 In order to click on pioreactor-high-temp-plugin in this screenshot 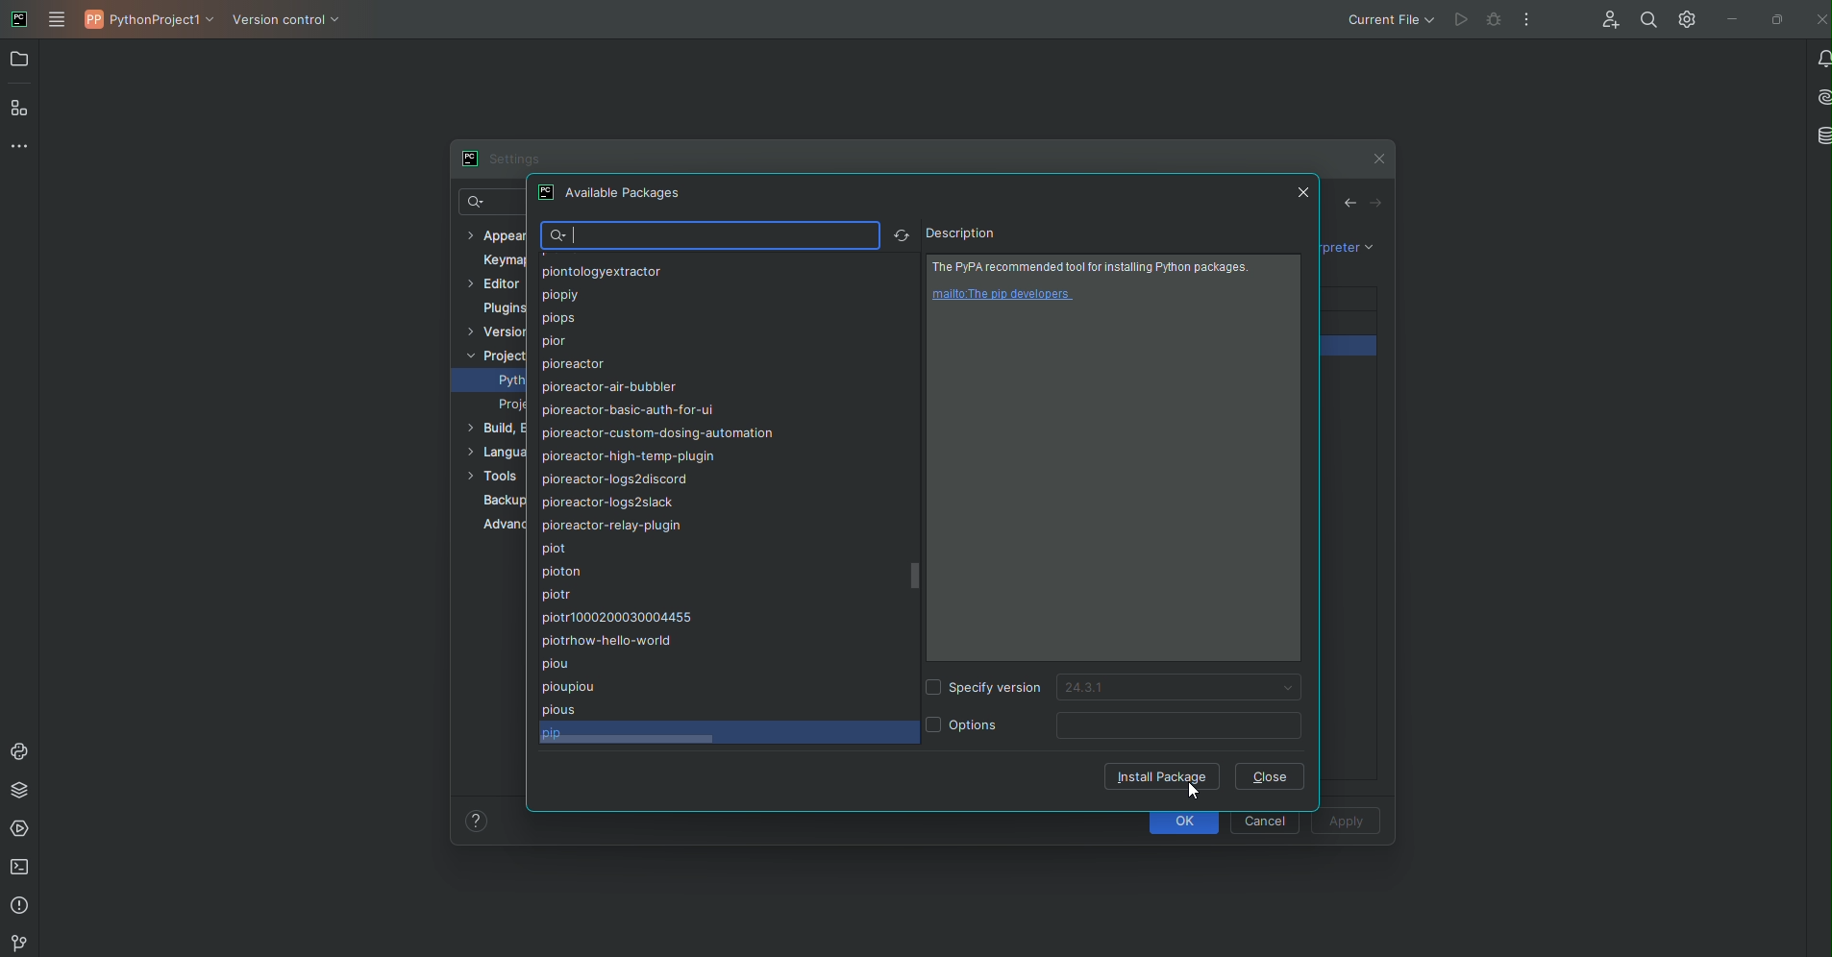, I will do `click(630, 455)`.